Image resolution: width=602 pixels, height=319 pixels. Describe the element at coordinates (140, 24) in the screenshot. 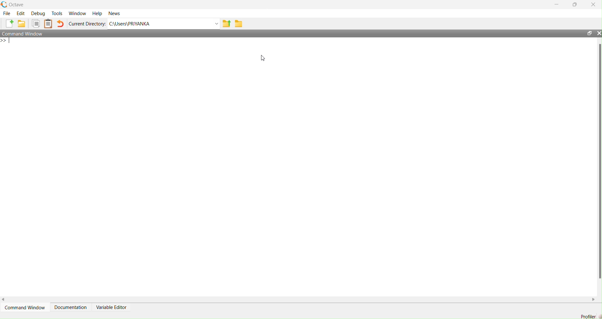

I see `C:\Users\PRIYANKA` at that location.